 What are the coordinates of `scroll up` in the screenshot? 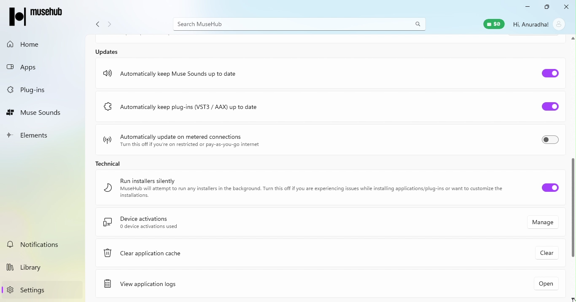 It's located at (572, 39).